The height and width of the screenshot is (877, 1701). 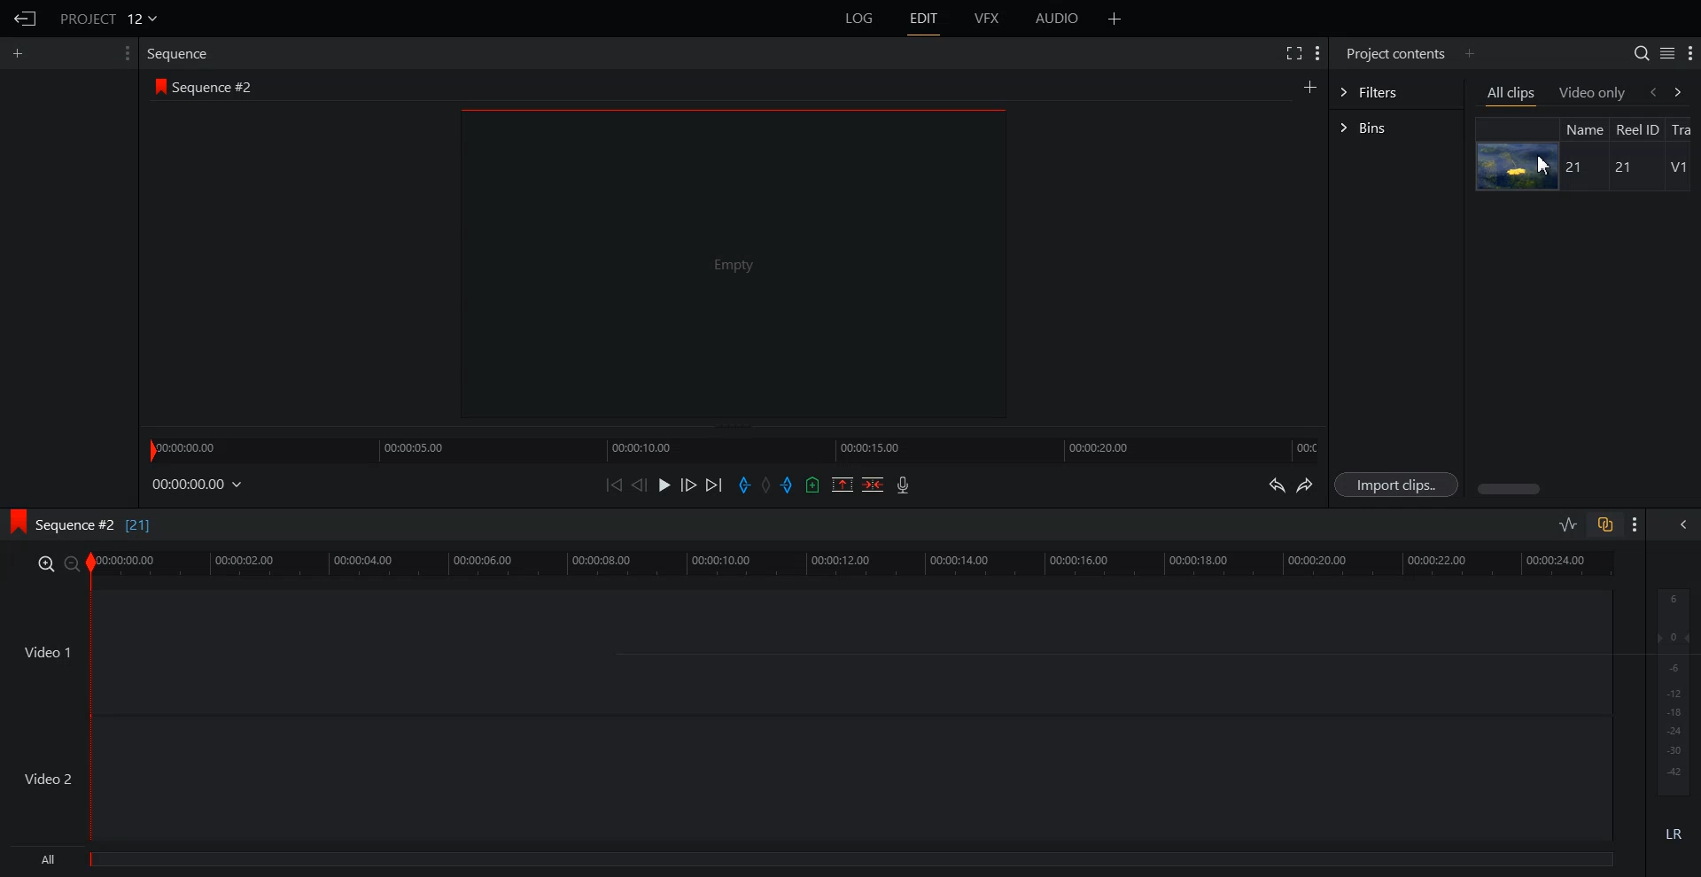 What do you see at coordinates (158, 85) in the screenshot?
I see `logo` at bounding box center [158, 85].